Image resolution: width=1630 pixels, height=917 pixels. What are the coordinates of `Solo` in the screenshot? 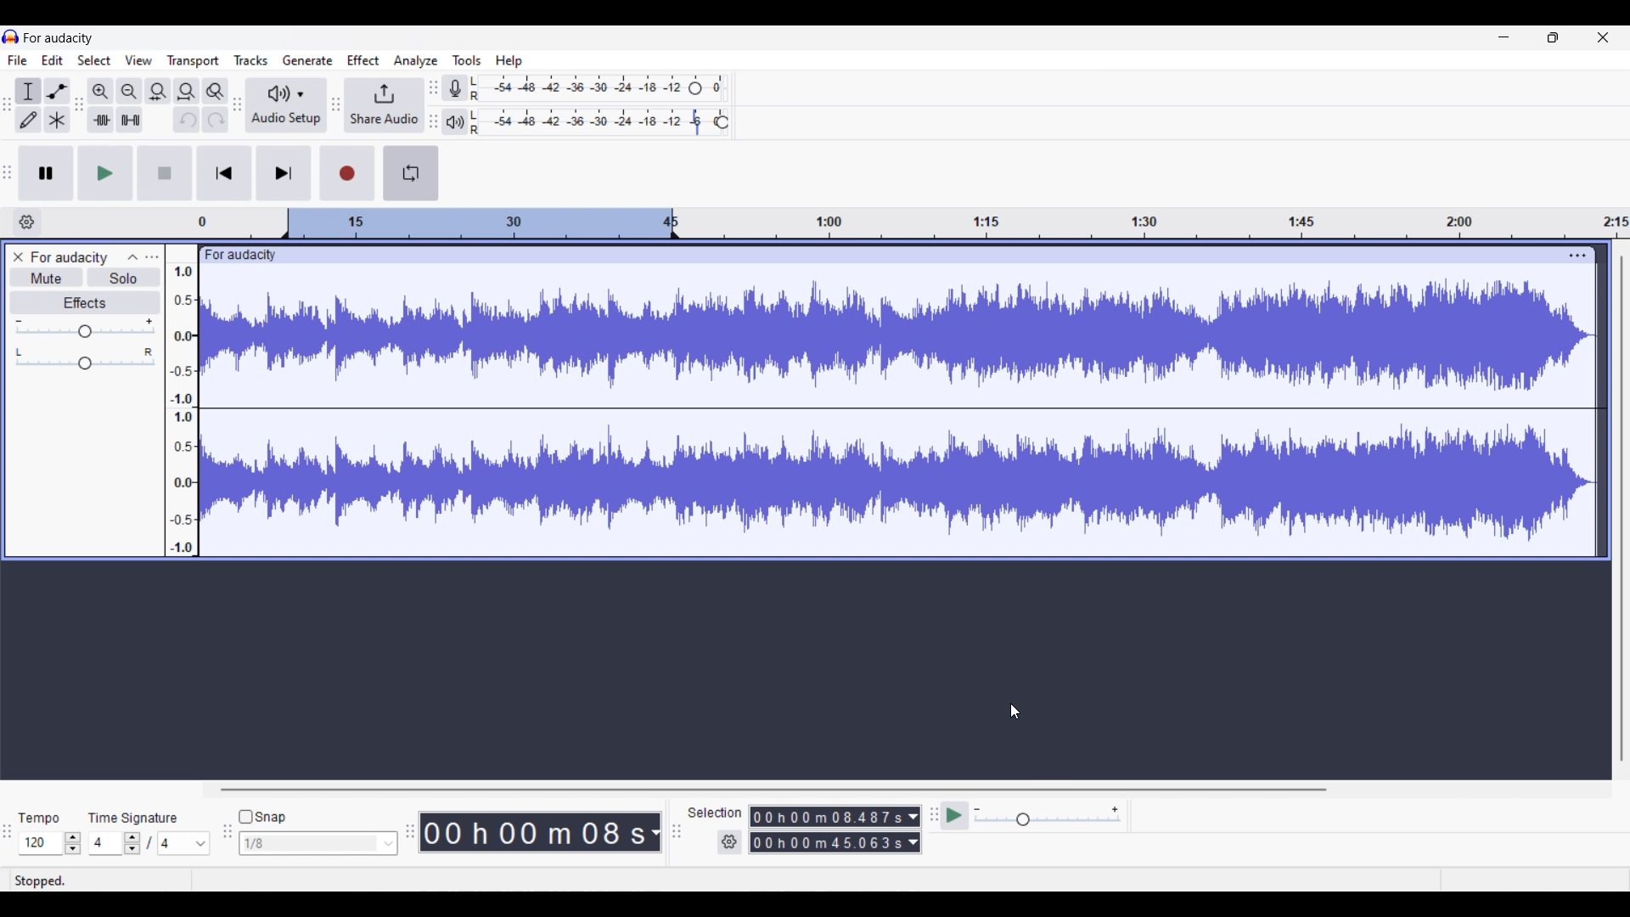 It's located at (125, 277).